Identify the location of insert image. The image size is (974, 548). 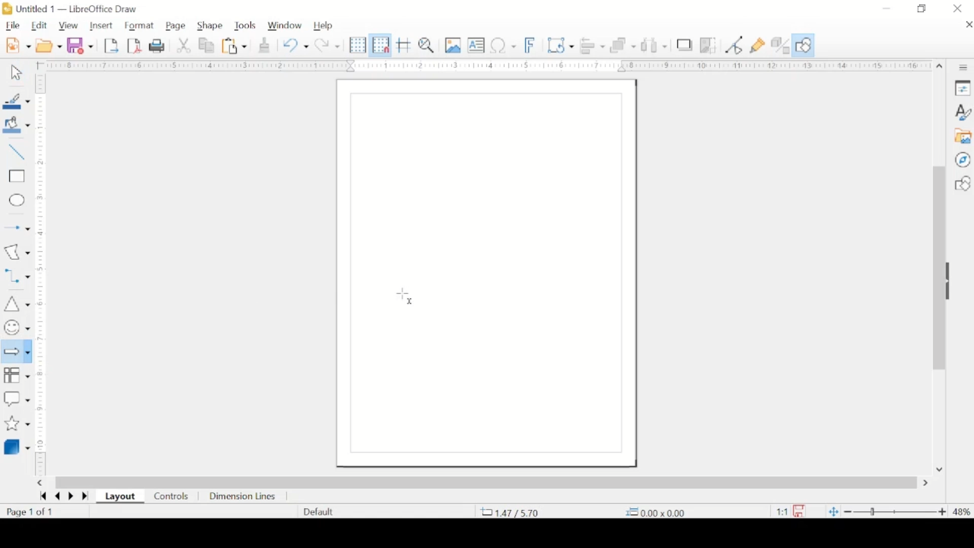
(453, 45).